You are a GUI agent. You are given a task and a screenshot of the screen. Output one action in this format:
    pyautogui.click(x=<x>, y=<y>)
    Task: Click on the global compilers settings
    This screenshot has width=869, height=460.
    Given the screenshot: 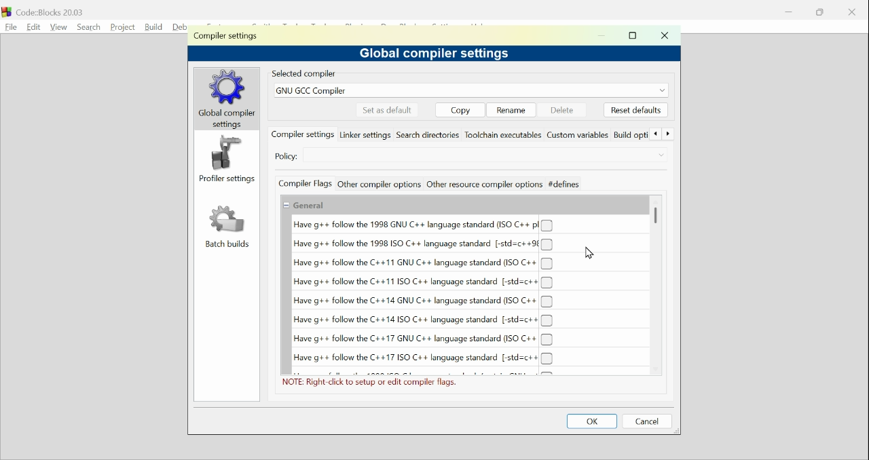 What is the action you would take?
    pyautogui.click(x=228, y=99)
    